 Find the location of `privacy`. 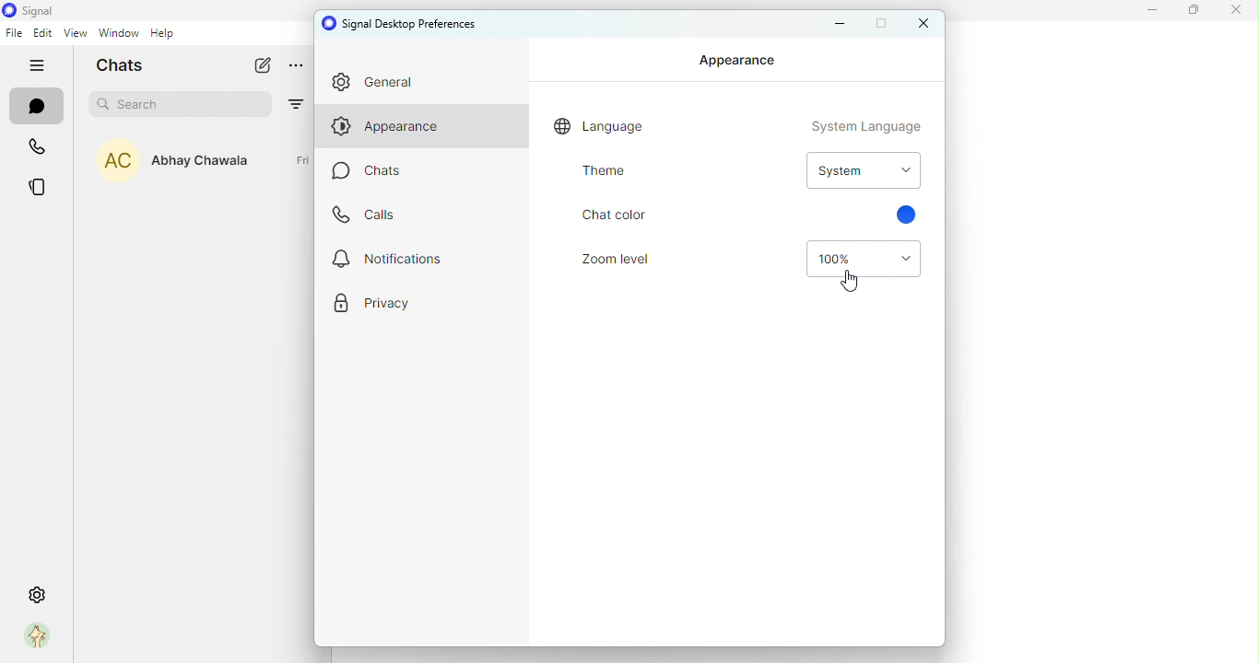

privacy is located at coordinates (372, 309).